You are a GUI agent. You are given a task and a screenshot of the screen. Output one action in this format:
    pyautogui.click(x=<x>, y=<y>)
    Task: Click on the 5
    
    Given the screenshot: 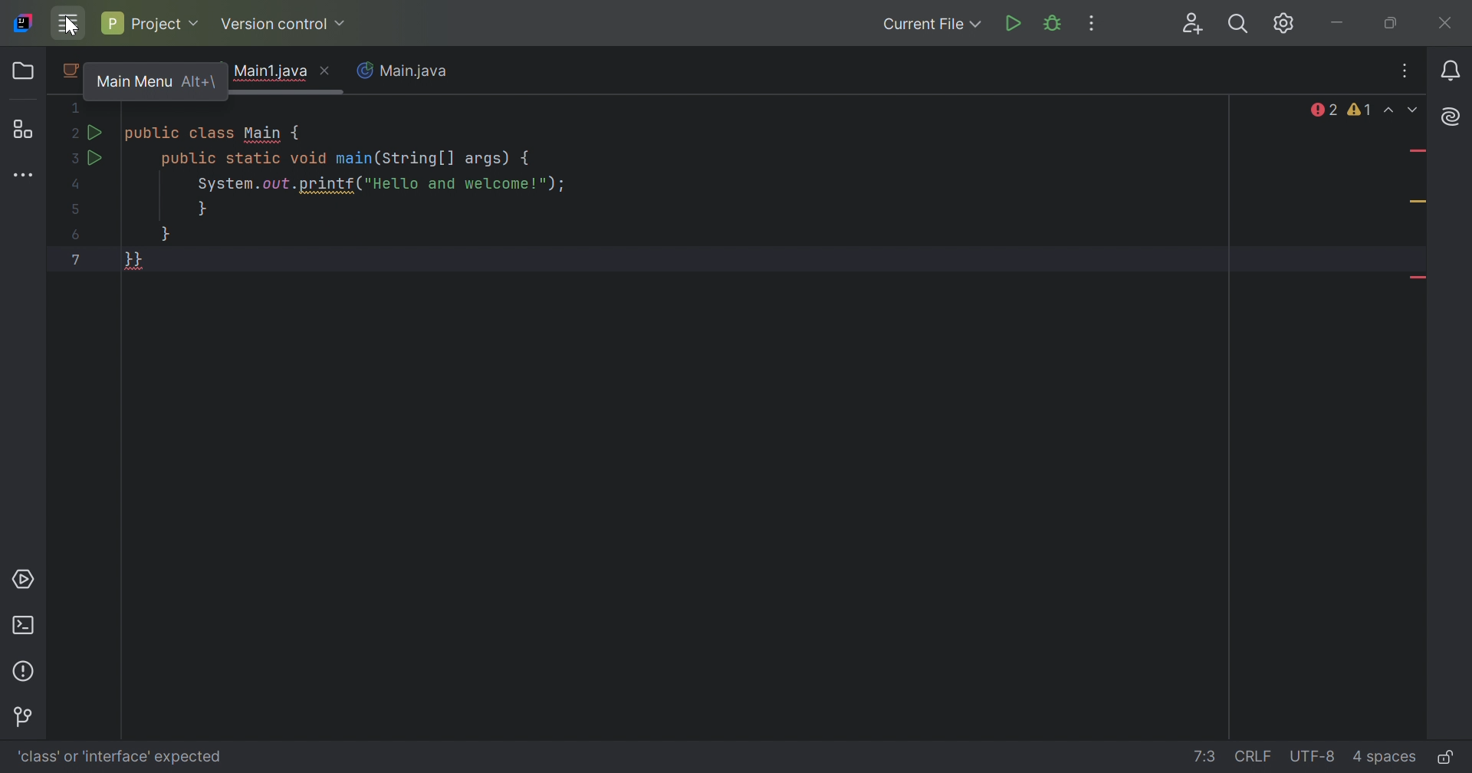 What is the action you would take?
    pyautogui.click(x=77, y=210)
    